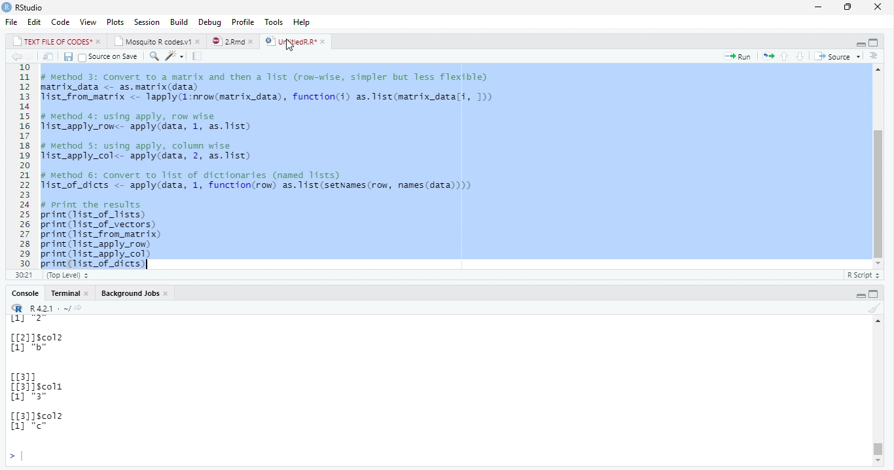  What do you see at coordinates (67, 57) in the screenshot?
I see `Save` at bounding box center [67, 57].